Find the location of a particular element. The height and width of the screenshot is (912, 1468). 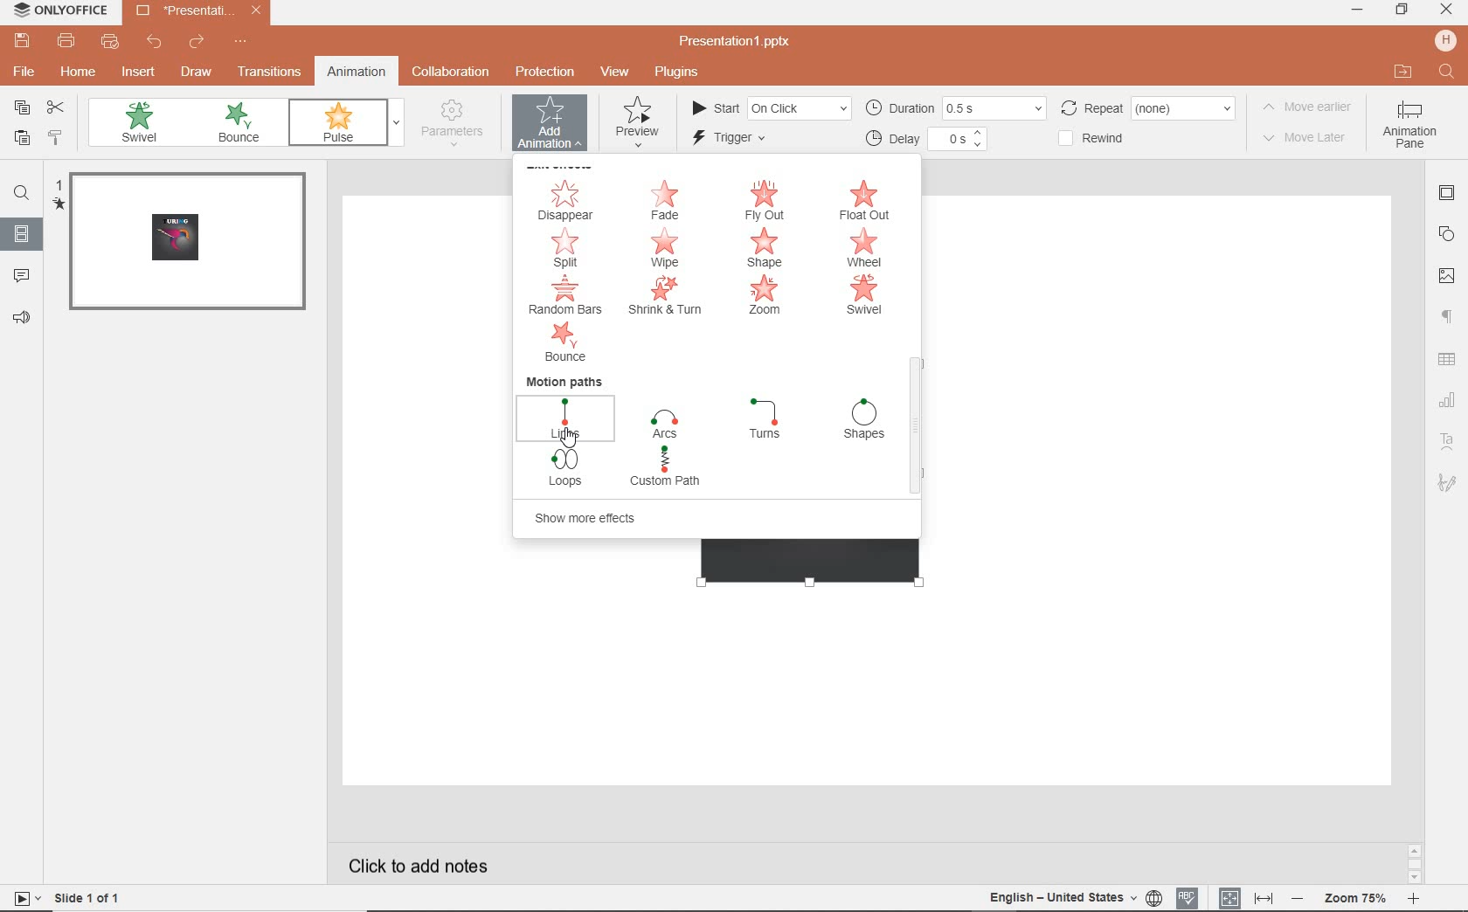

arcs is located at coordinates (665, 425).